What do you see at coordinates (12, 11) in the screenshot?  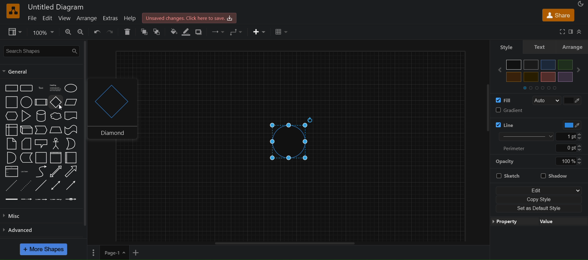 I see `logo` at bounding box center [12, 11].